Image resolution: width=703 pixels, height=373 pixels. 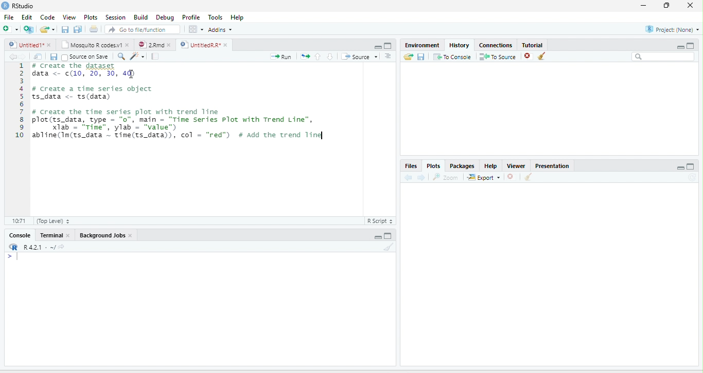 I want to click on Next plot, so click(x=421, y=177).